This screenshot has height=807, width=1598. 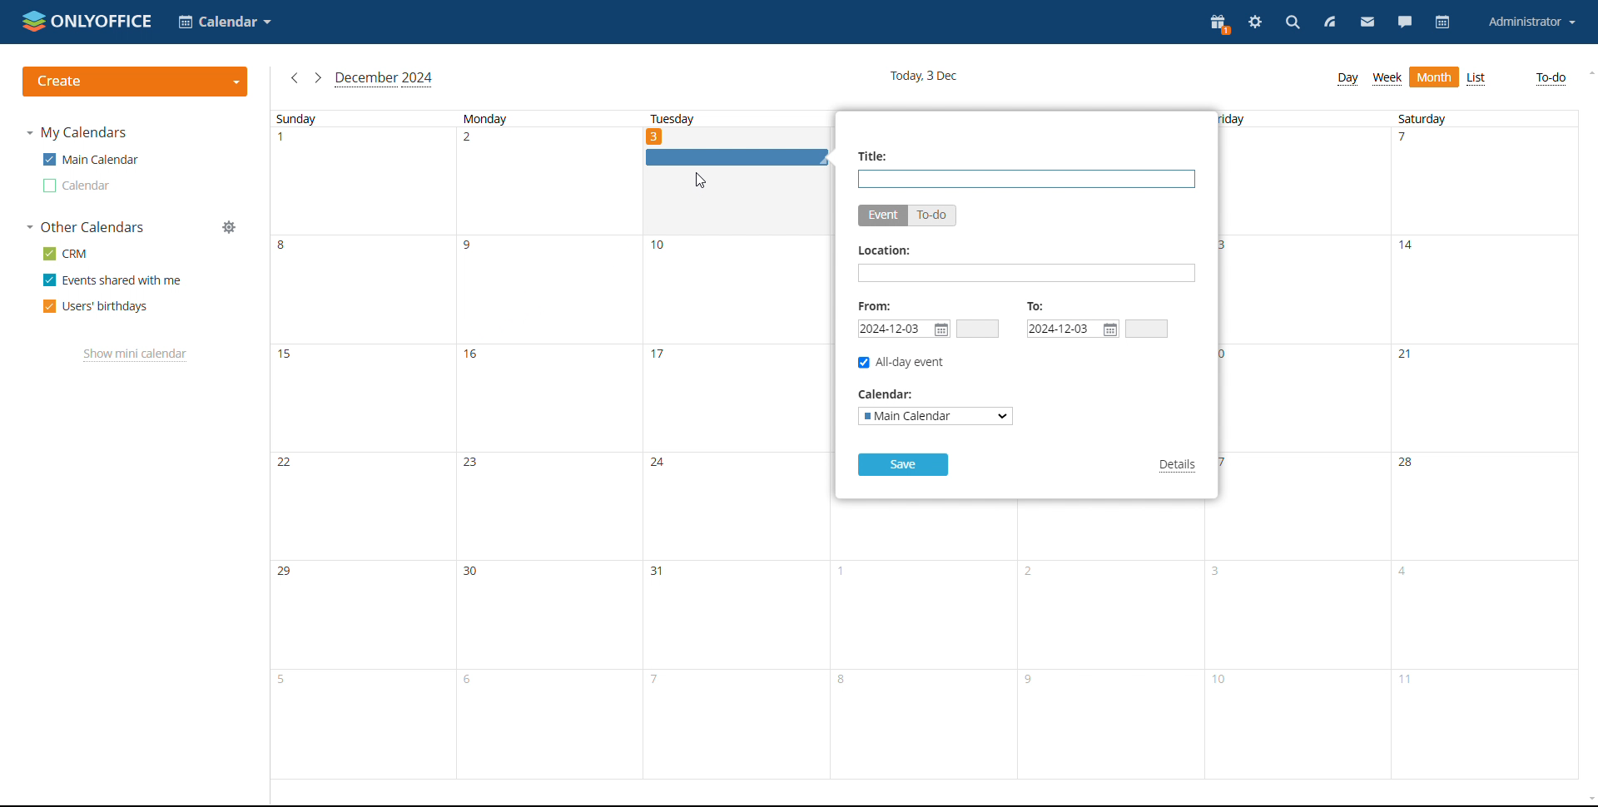 I want to click on main calendar, so click(x=90, y=159).